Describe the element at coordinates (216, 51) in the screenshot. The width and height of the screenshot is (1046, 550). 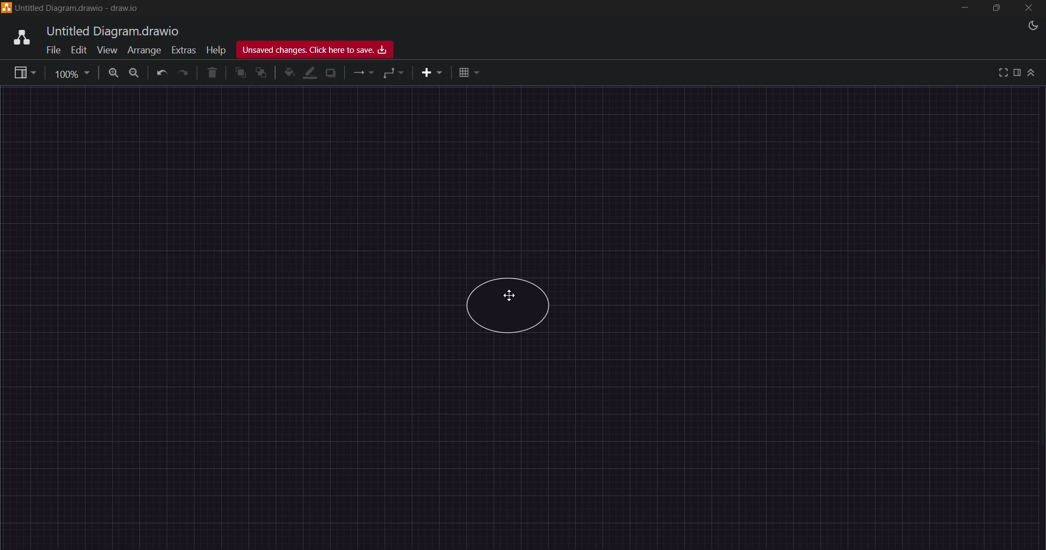
I see `help` at that location.